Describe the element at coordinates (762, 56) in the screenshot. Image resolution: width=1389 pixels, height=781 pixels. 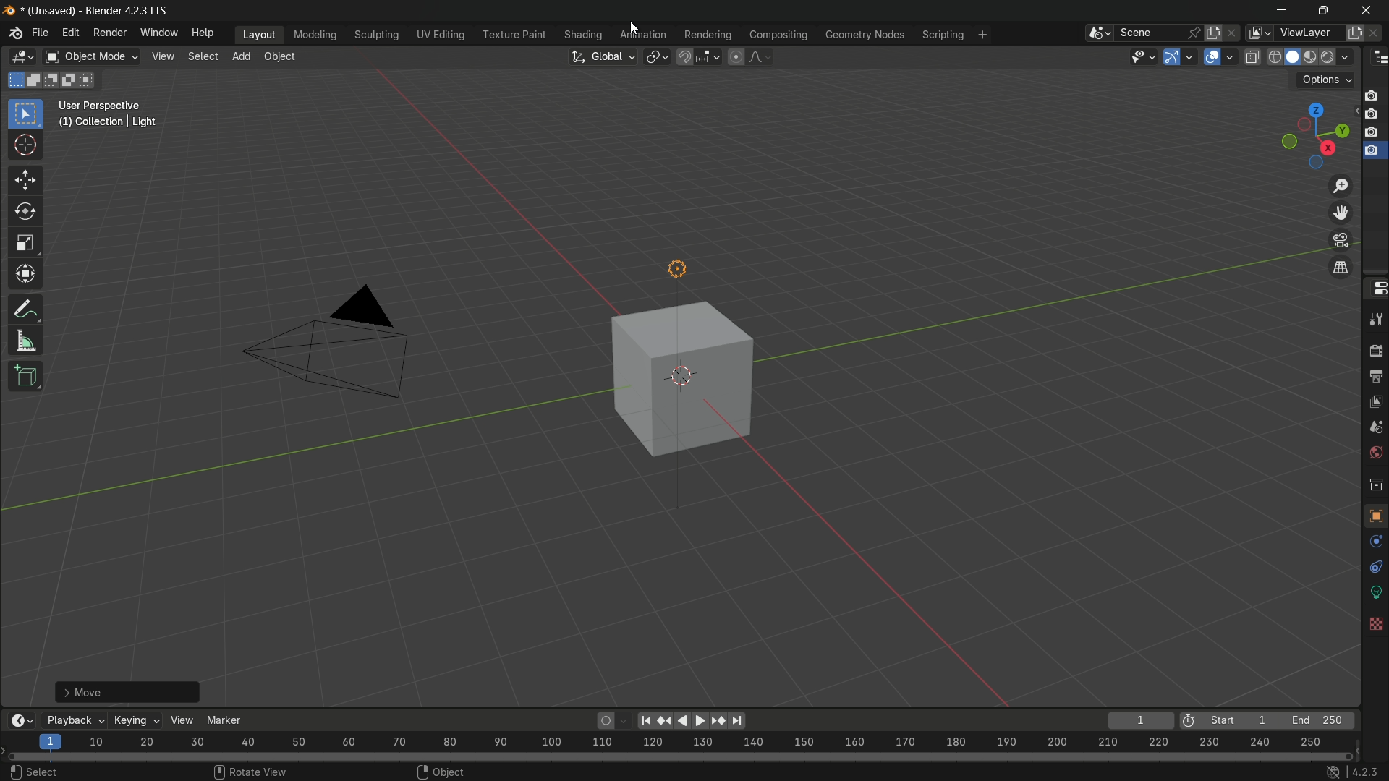
I see `proportional editing falloff` at that location.